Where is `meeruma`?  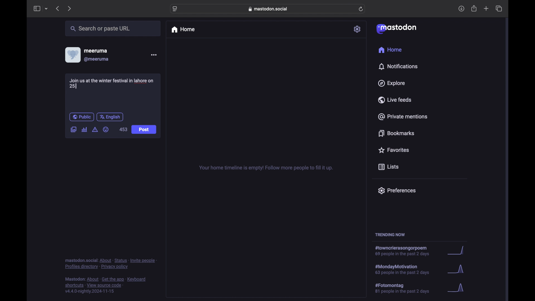
meeruma is located at coordinates (96, 50).